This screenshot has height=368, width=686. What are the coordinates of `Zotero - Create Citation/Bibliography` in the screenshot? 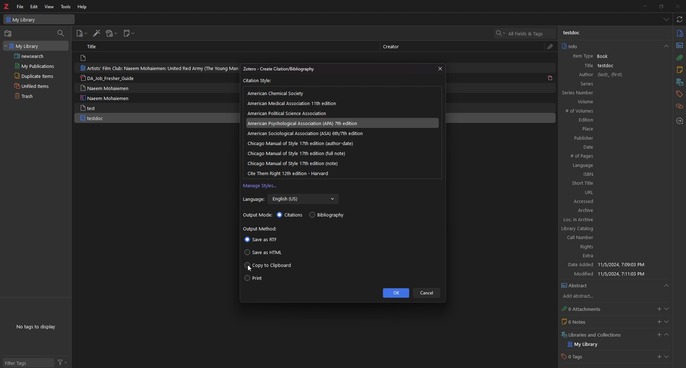 It's located at (286, 69).